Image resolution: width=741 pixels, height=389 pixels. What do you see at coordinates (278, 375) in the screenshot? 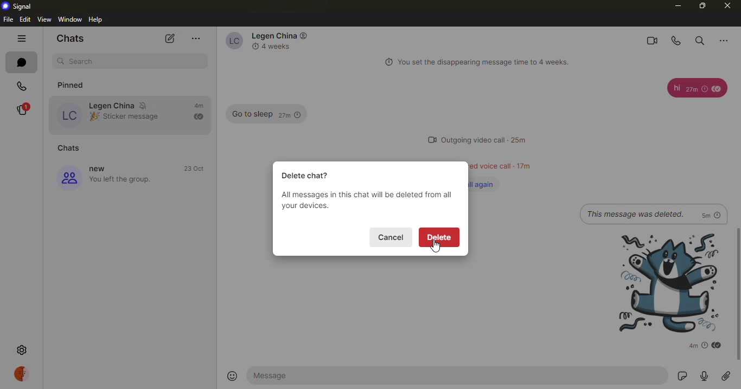
I see `message` at bounding box center [278, 375].